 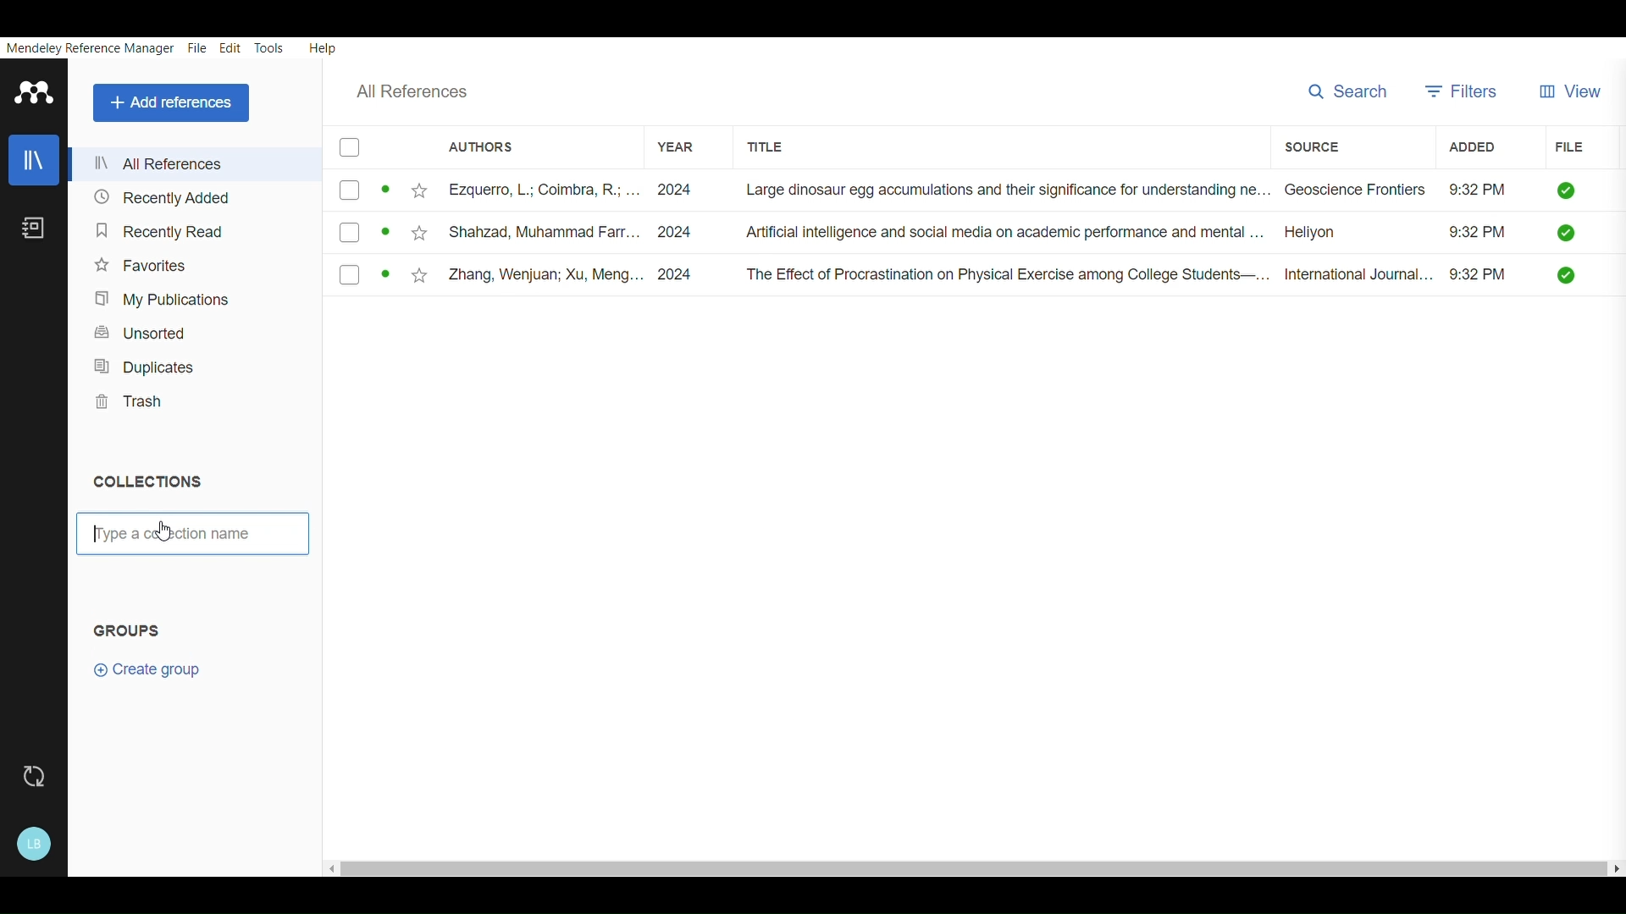 I want to click on checkbox, so click(x=360, y=233).